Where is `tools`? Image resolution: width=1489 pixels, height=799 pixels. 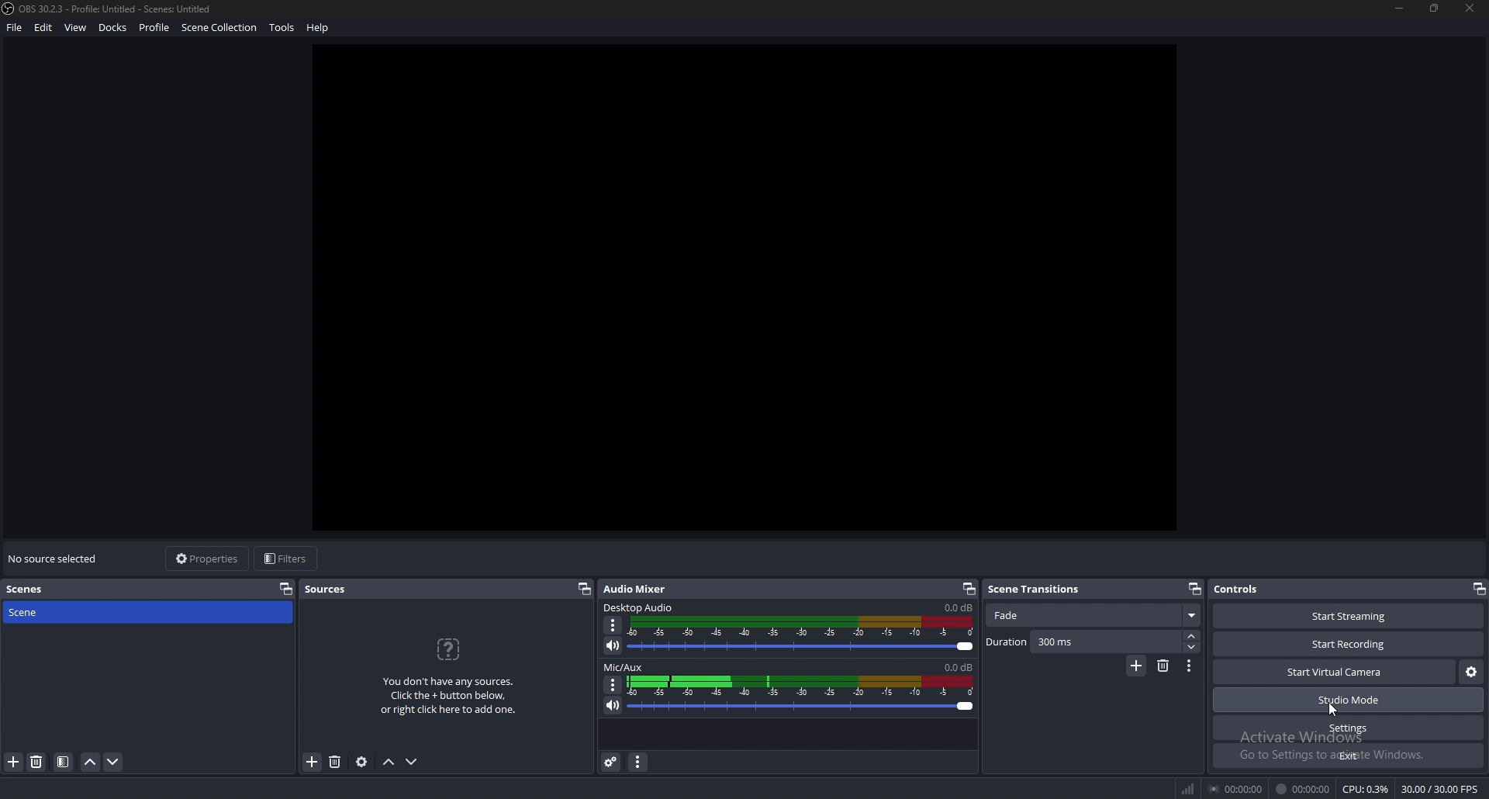
tools is located at coordinates (282, 28).